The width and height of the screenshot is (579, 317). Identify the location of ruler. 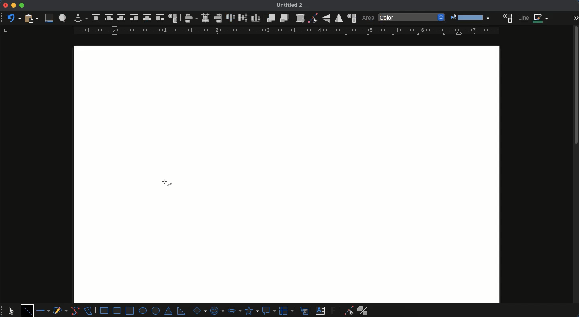
(284, 31).